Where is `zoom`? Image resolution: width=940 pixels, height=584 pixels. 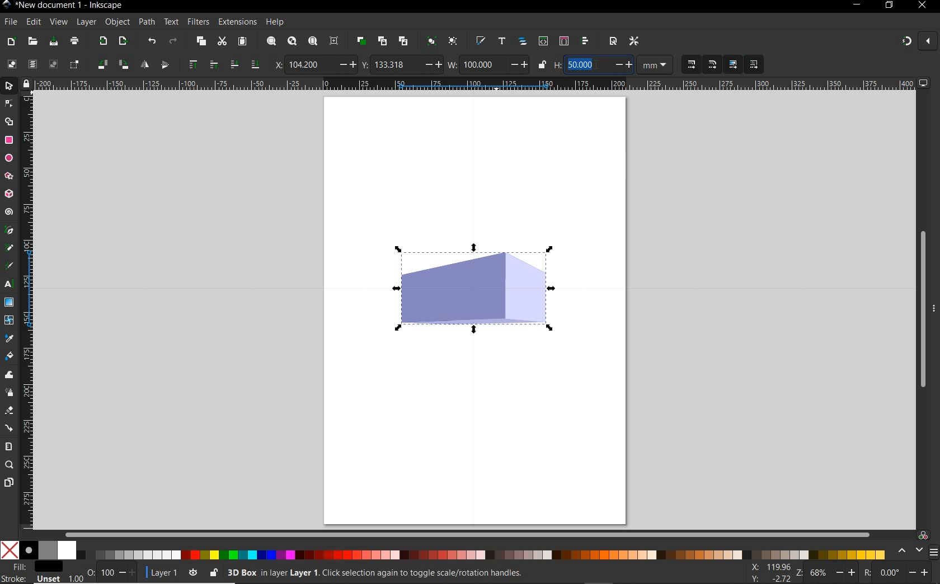
zoom is located at coordinates (799, 573).